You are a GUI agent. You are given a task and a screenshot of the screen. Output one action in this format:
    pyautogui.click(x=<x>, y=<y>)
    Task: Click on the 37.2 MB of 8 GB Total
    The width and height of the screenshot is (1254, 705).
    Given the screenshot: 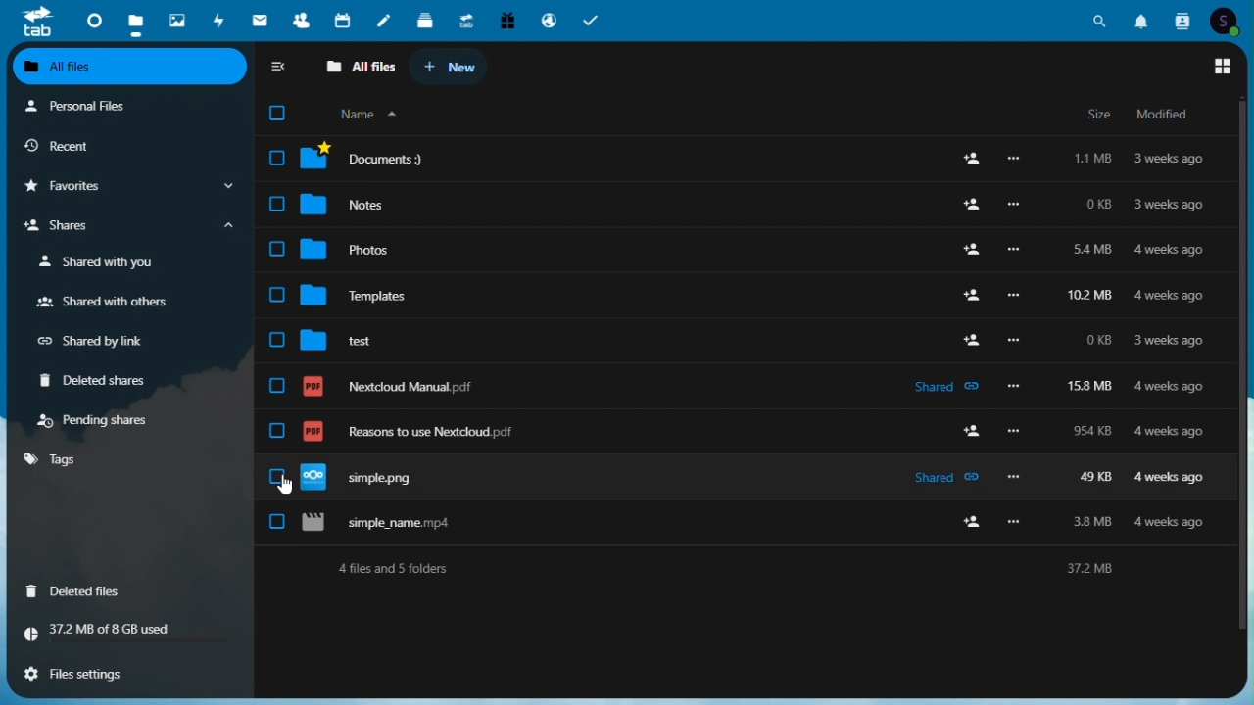 What is the action you would take?
    pyautogui.click(x=128, y=631)
    